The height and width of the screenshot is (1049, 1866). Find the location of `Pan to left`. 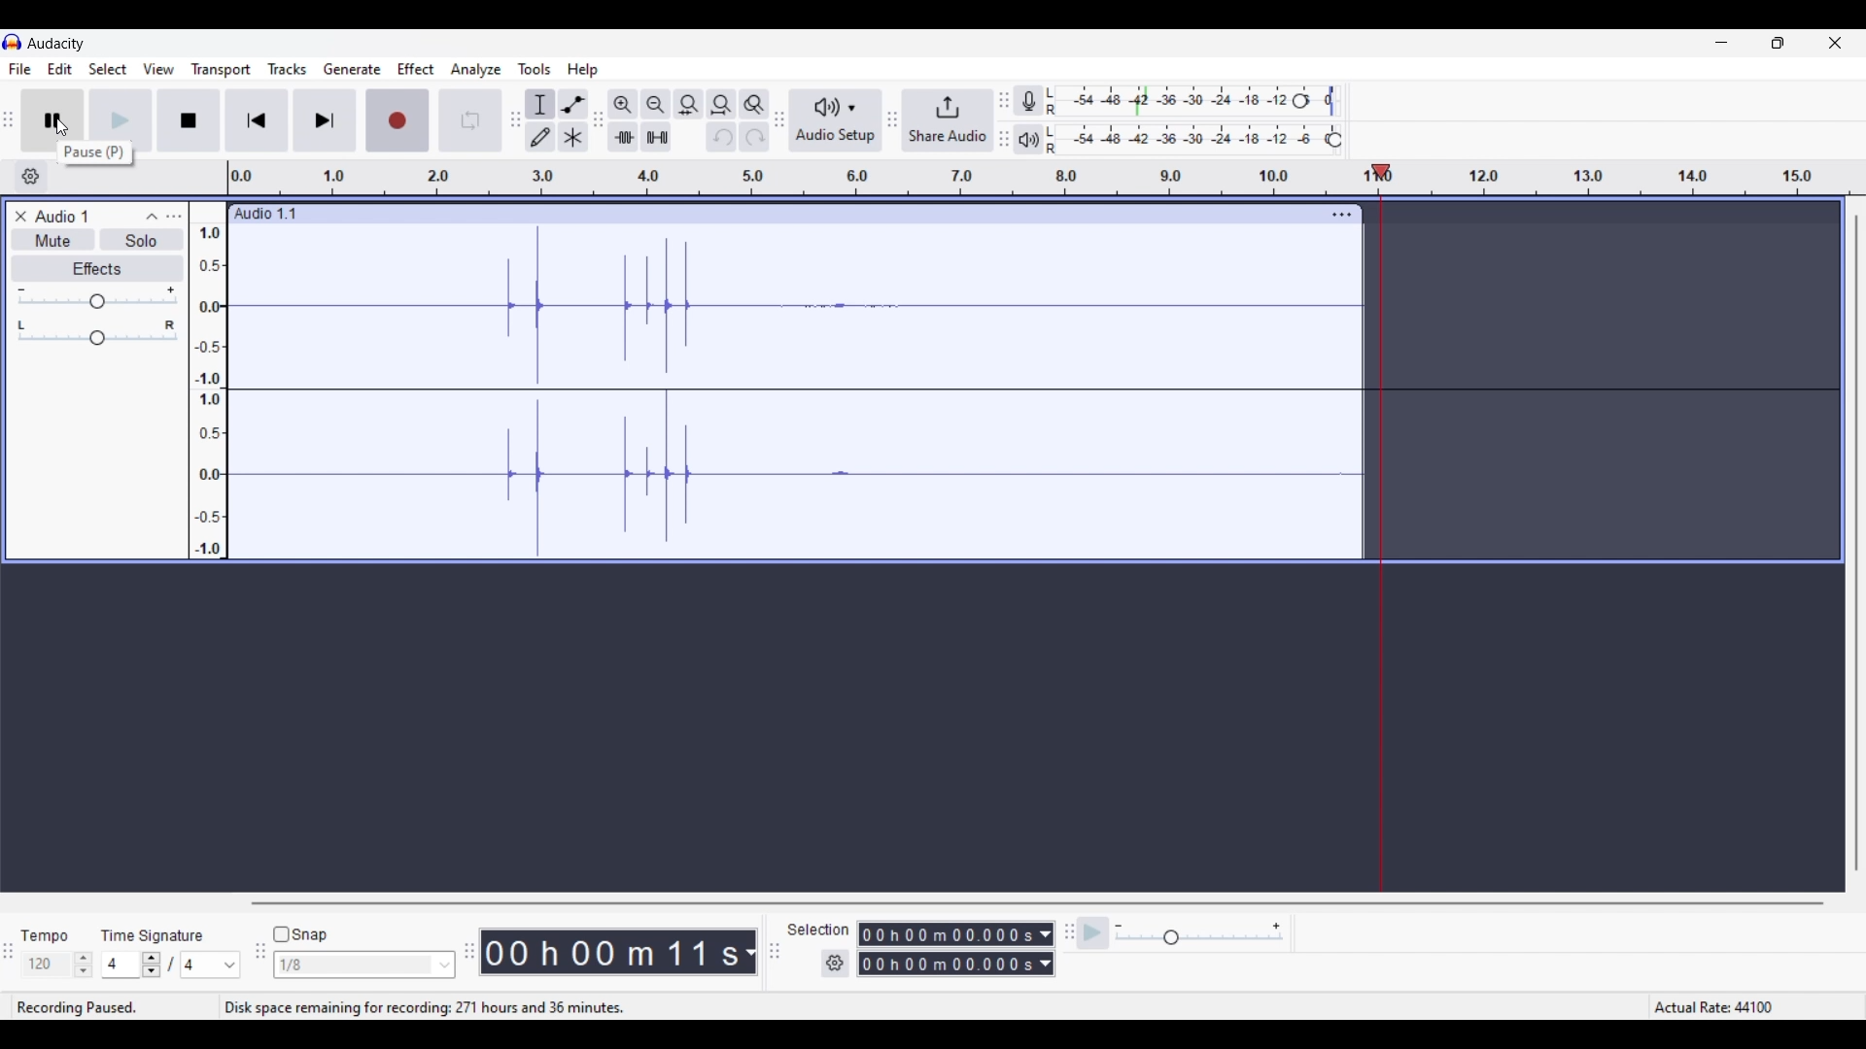

Pan to left is located at coordinates (20, 324).